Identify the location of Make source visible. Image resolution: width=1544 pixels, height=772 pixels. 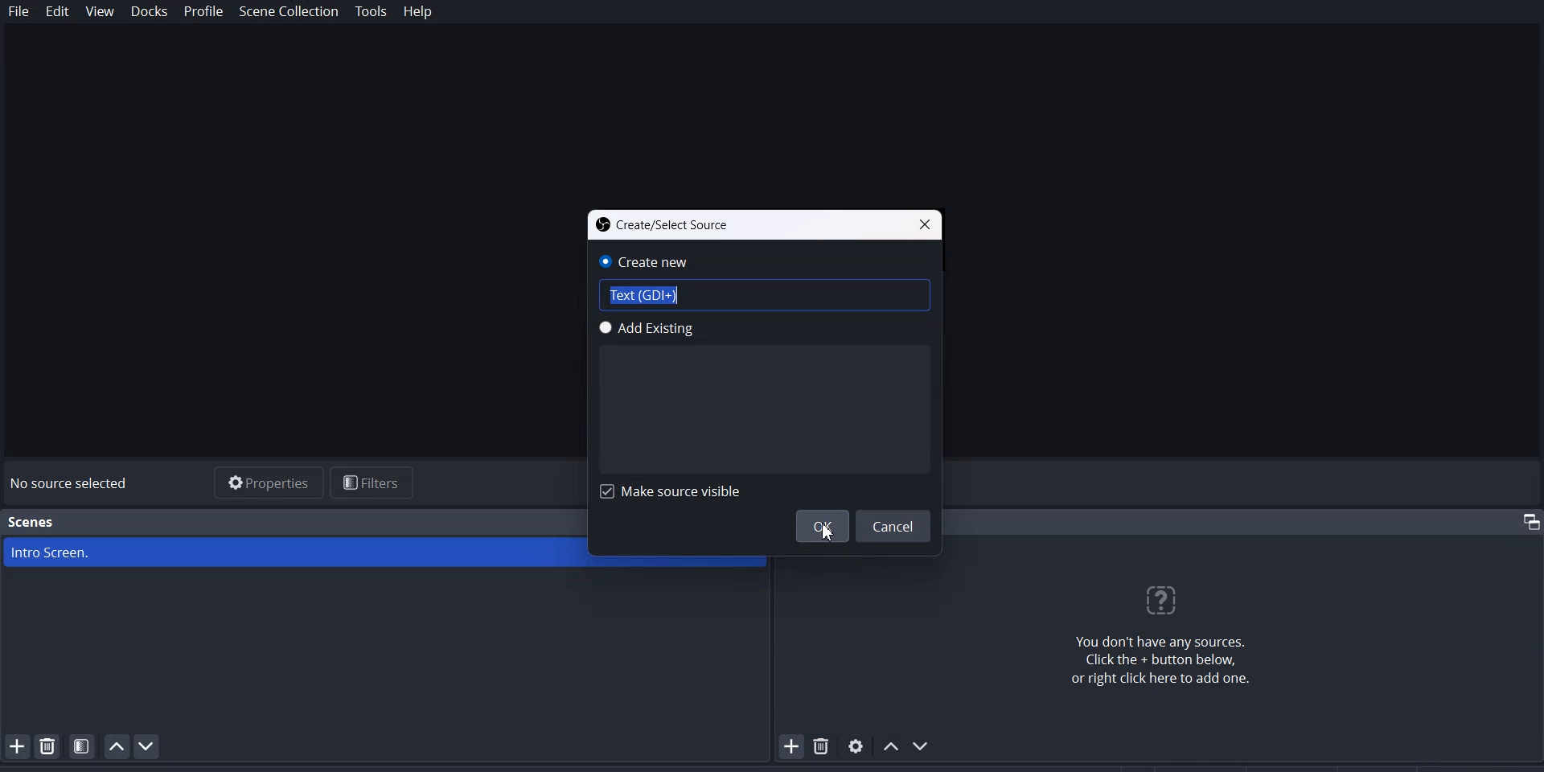
(671, 491).